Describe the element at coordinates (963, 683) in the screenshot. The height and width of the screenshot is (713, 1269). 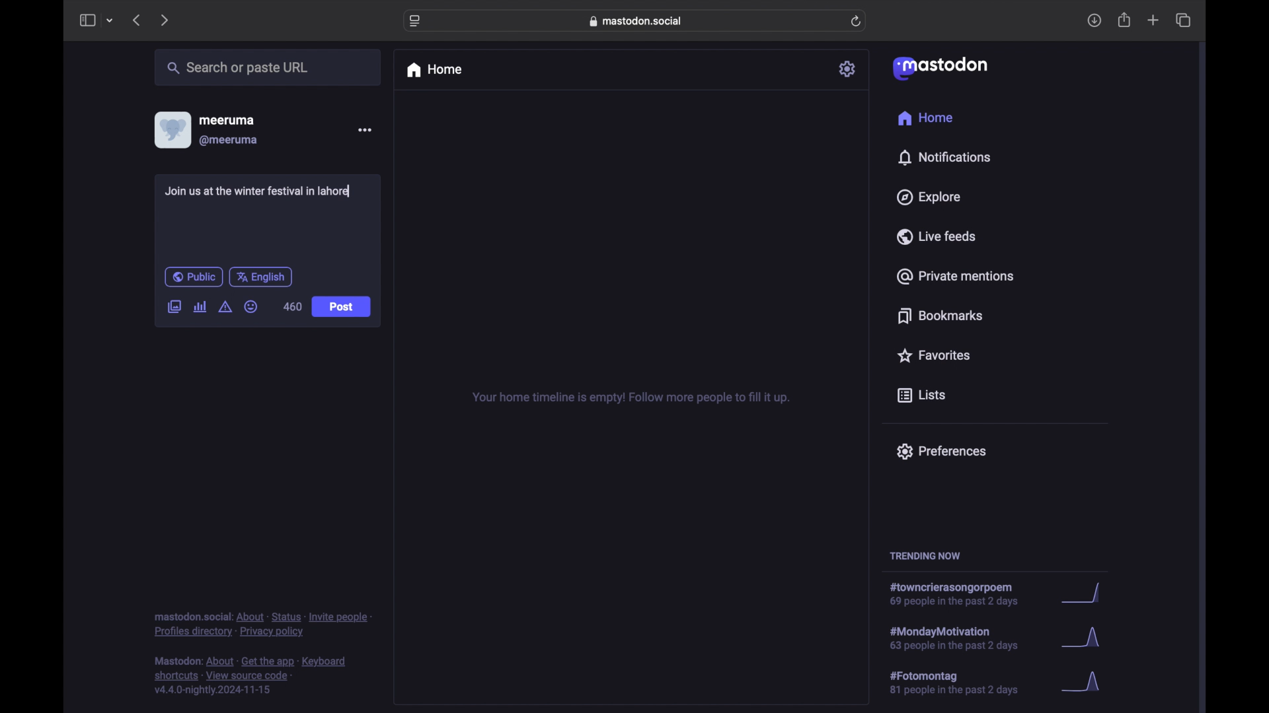
I see `hashtag trend` at that location.